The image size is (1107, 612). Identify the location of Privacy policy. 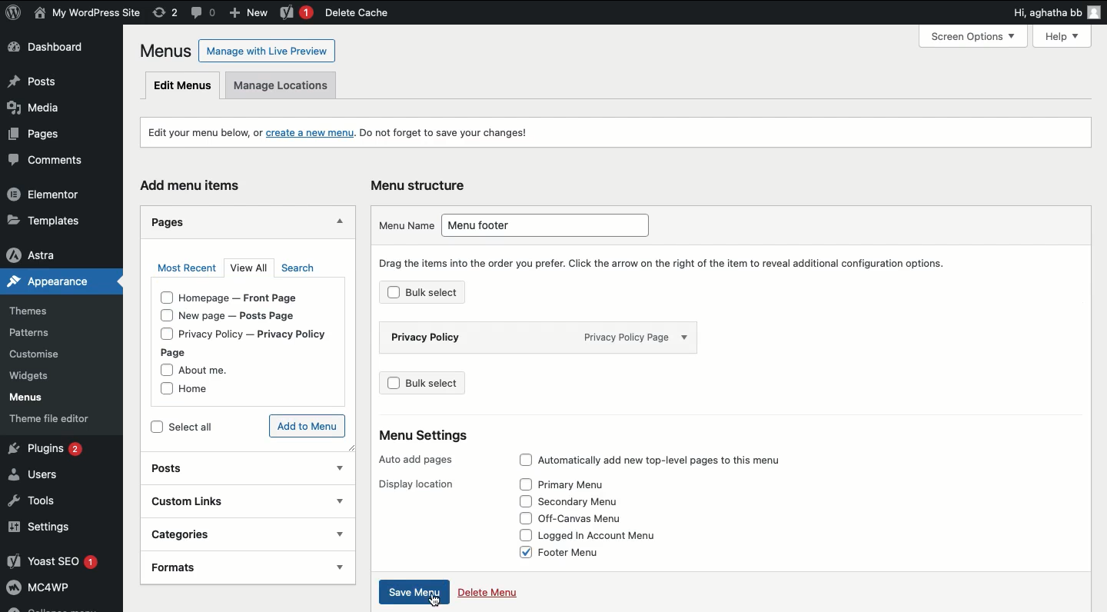
(464, 338).